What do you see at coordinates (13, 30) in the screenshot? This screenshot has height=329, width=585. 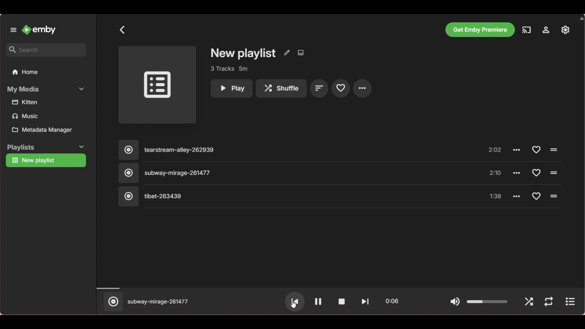 I see `Unpin left panel` at bounding box center [13, 30].